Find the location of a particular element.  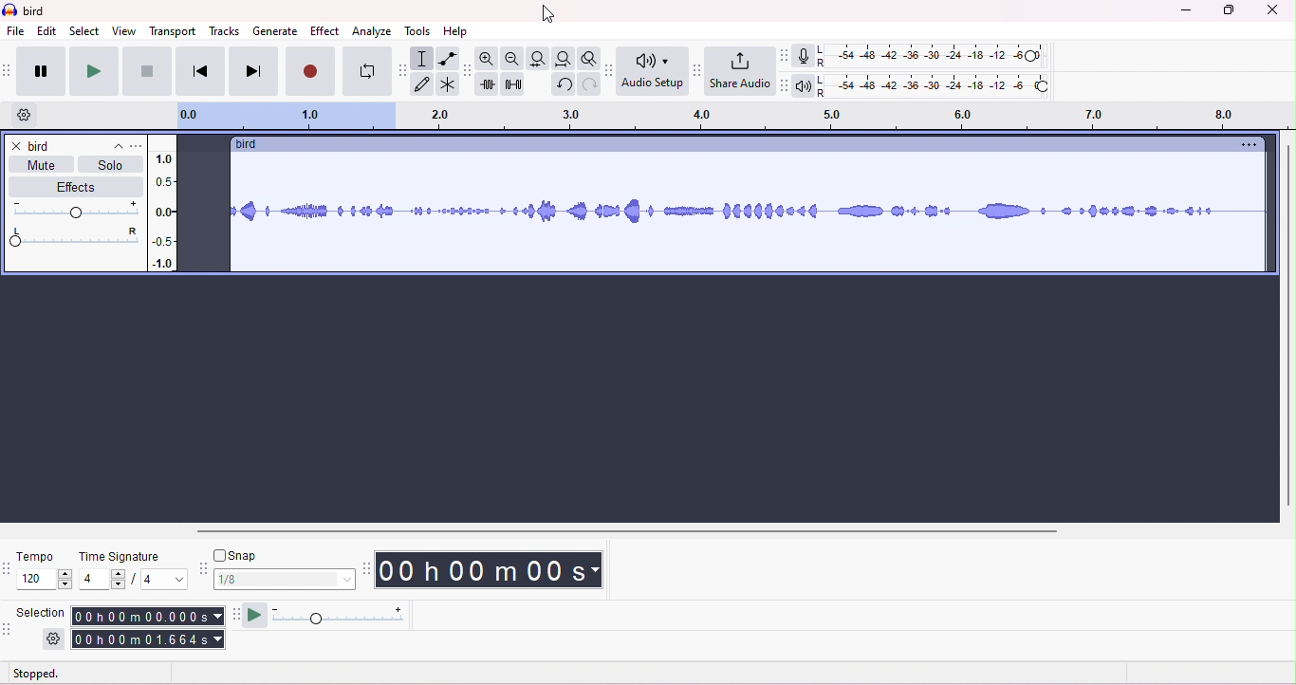

playback meter tool bar is located at coordinates (781, 55).